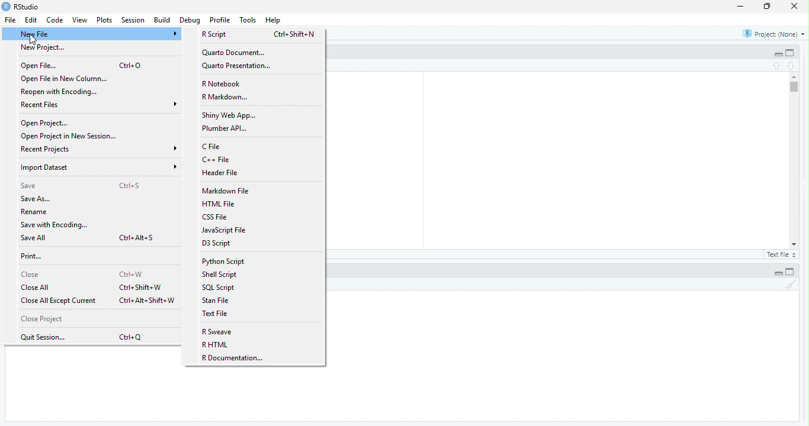 The image size is (809, 426). Describe the element at coordinates (216, 217) in the screenshot. I see `CSS File` at that location.